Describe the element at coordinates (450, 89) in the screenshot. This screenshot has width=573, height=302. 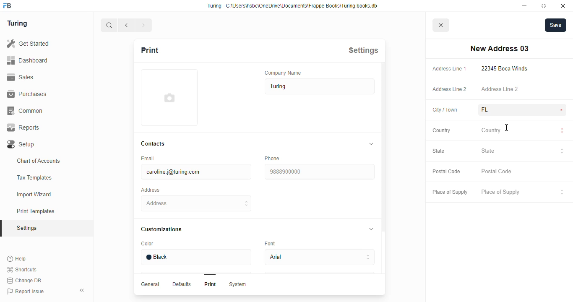
I see `address line 2` at that location.